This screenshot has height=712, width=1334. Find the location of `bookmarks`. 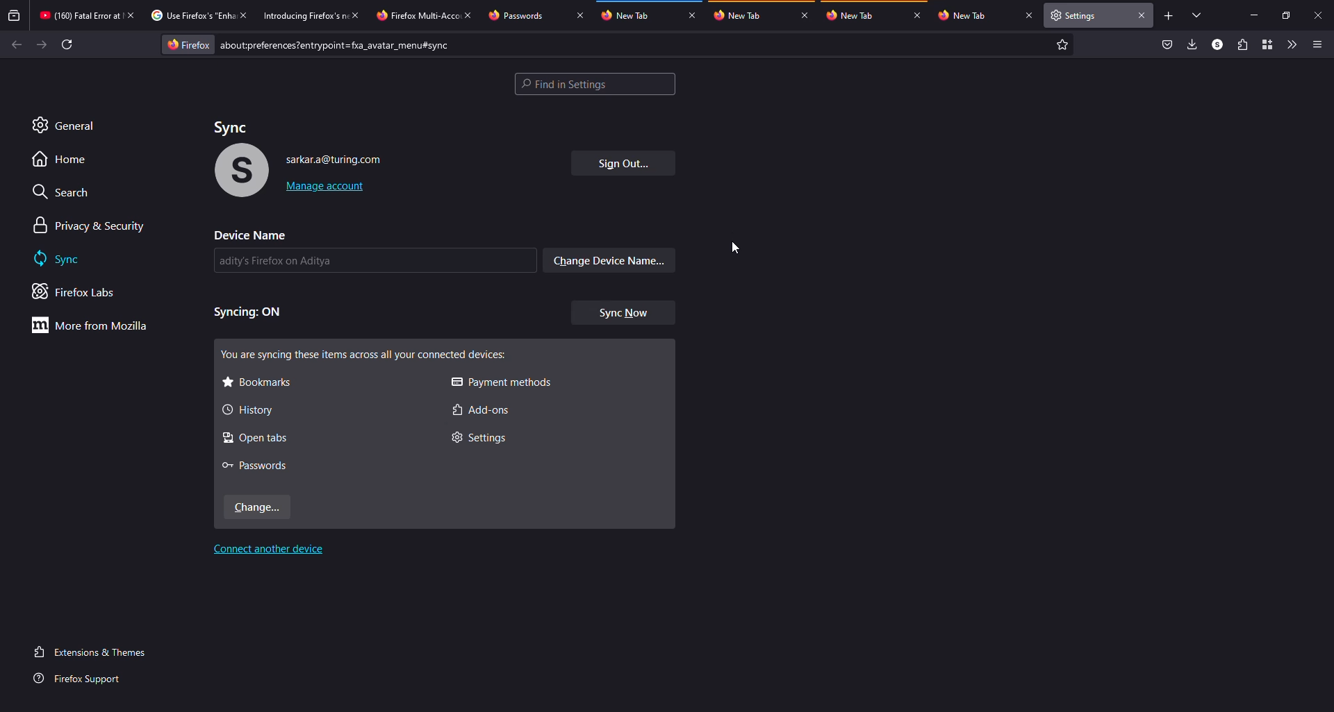

bookmarks is located at coordinates (256, 383).